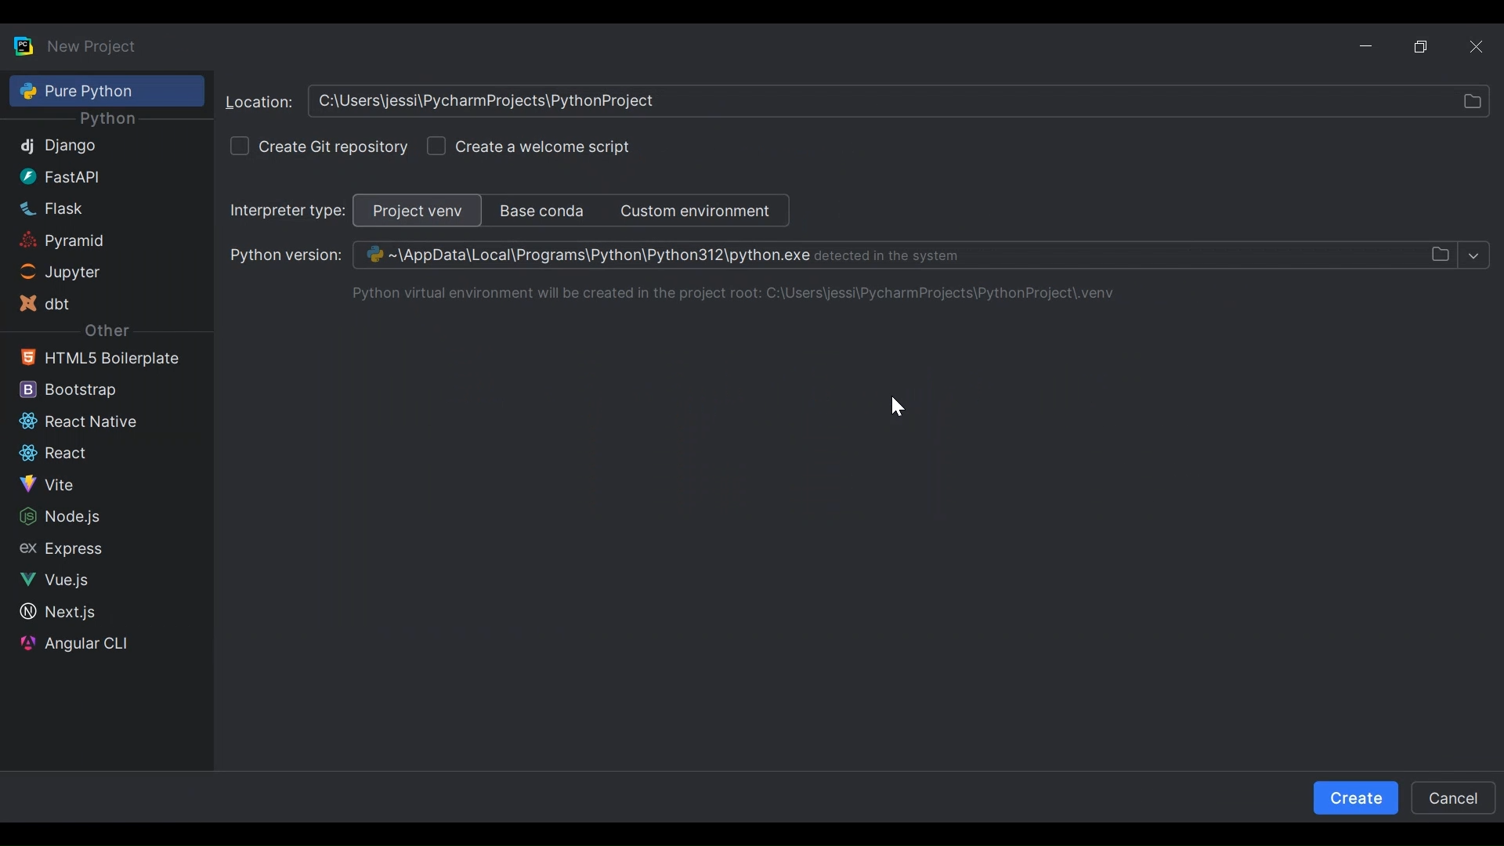  I want to click on Pyramid, so click(97, 242).